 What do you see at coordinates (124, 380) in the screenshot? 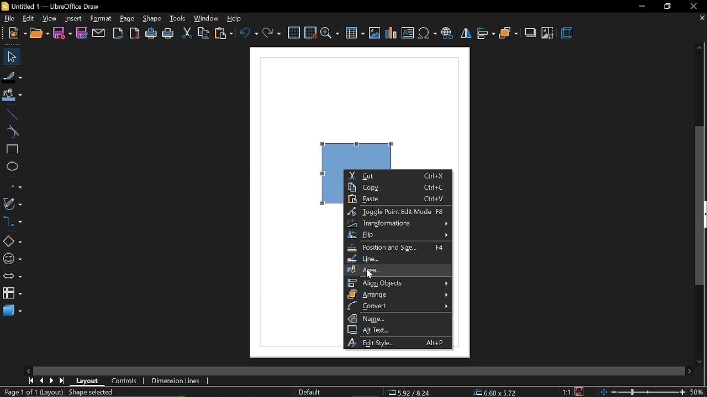
I see `controls` at bounding box center [124, 380].